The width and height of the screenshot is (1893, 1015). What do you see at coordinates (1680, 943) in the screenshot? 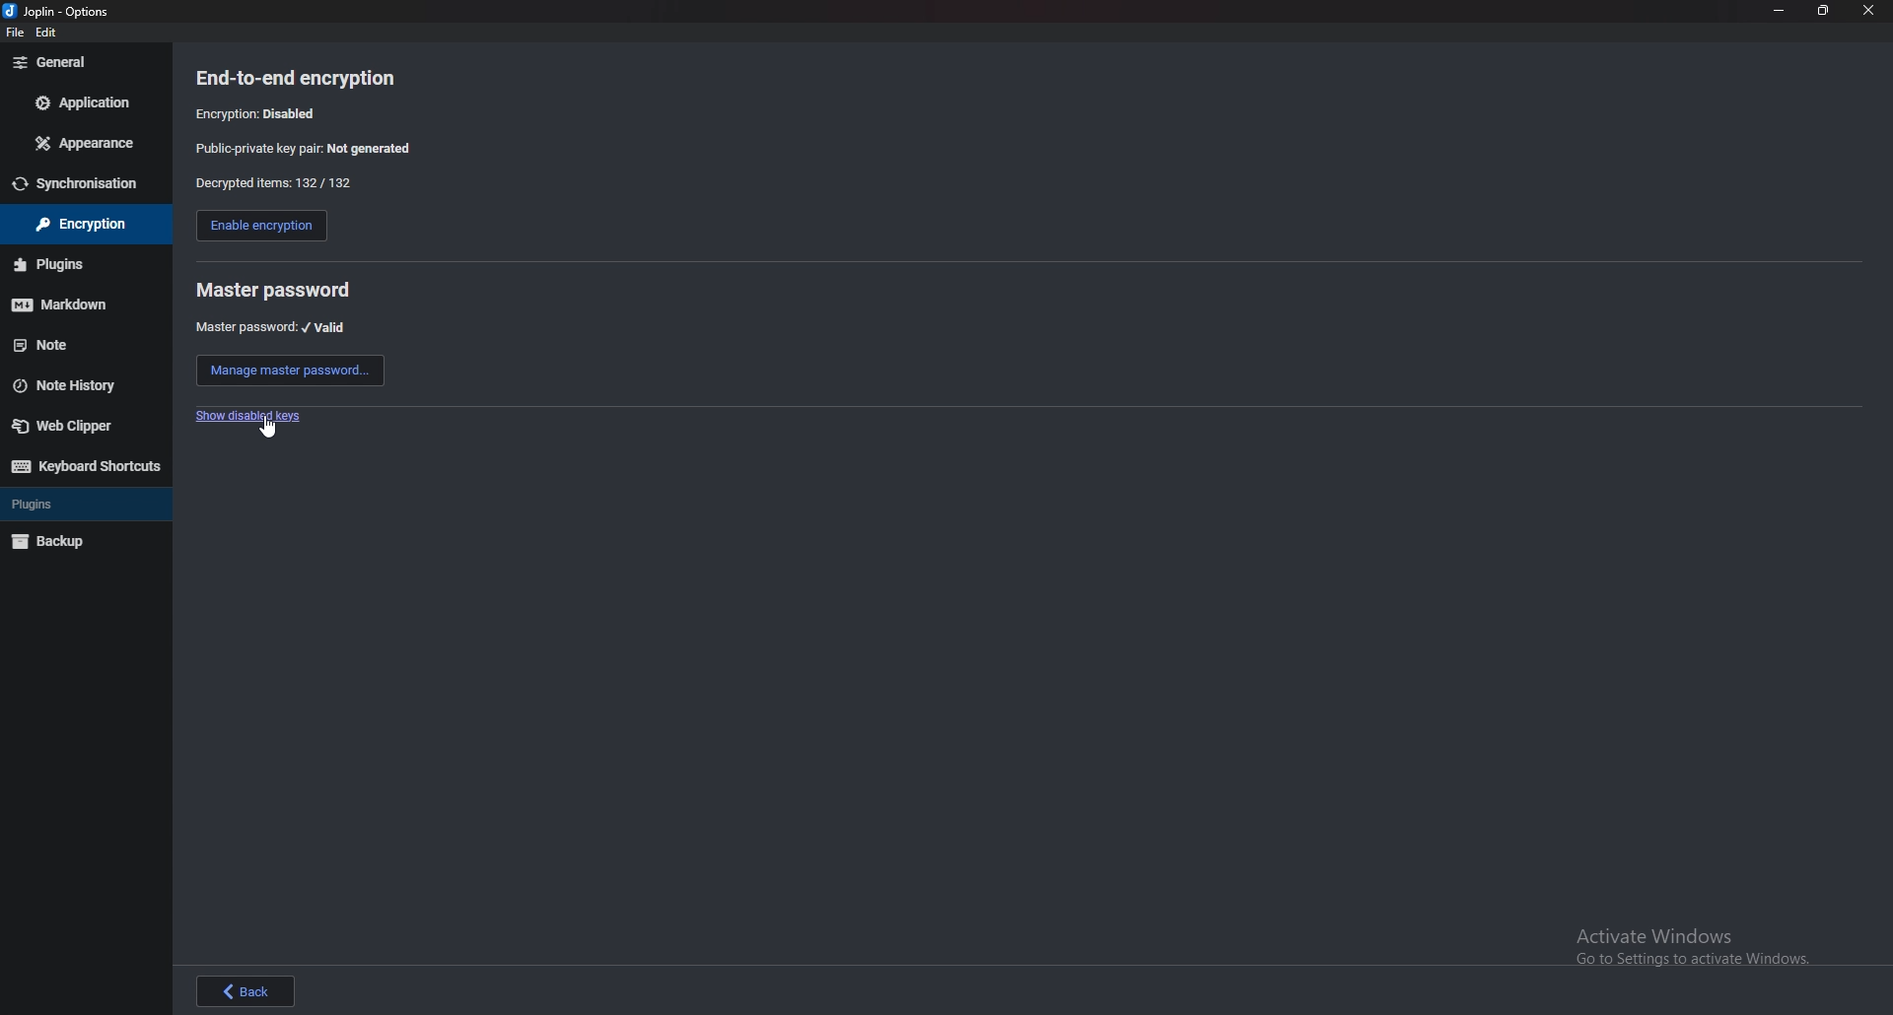
I see `Activate Windows` at bounding box center [1680, 943].